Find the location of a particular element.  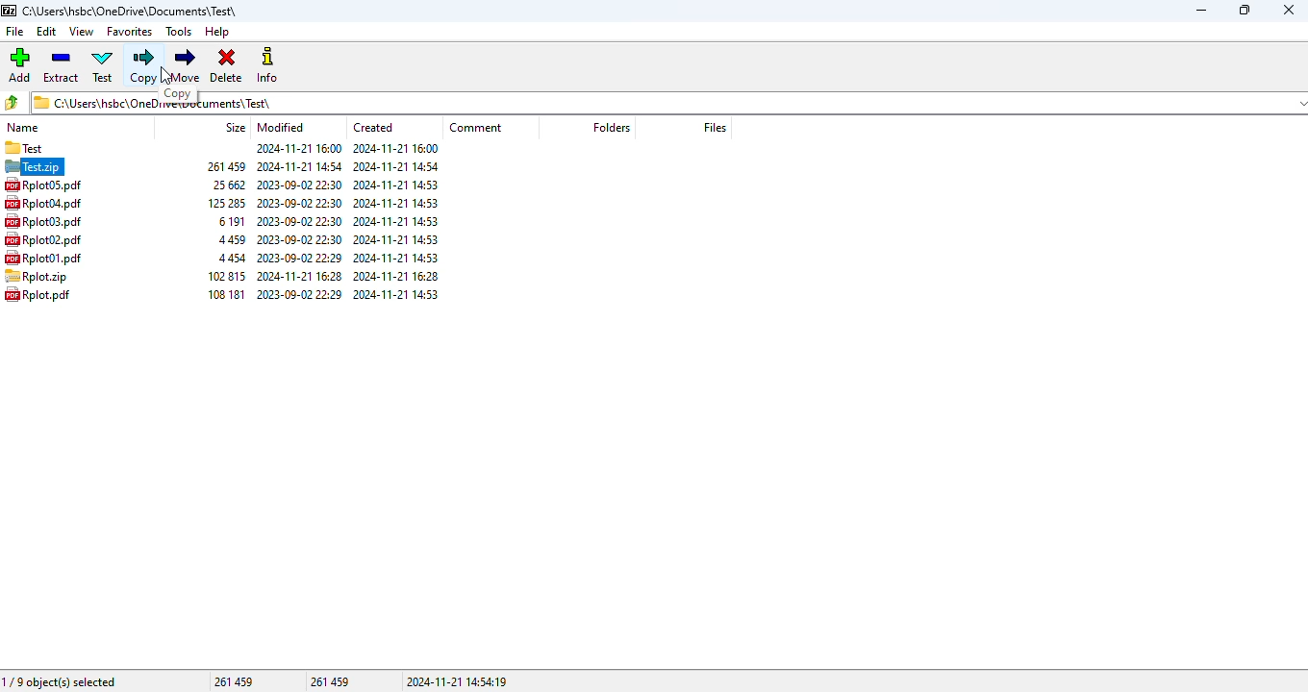

modified date & time is located at coordinates (299, 221).